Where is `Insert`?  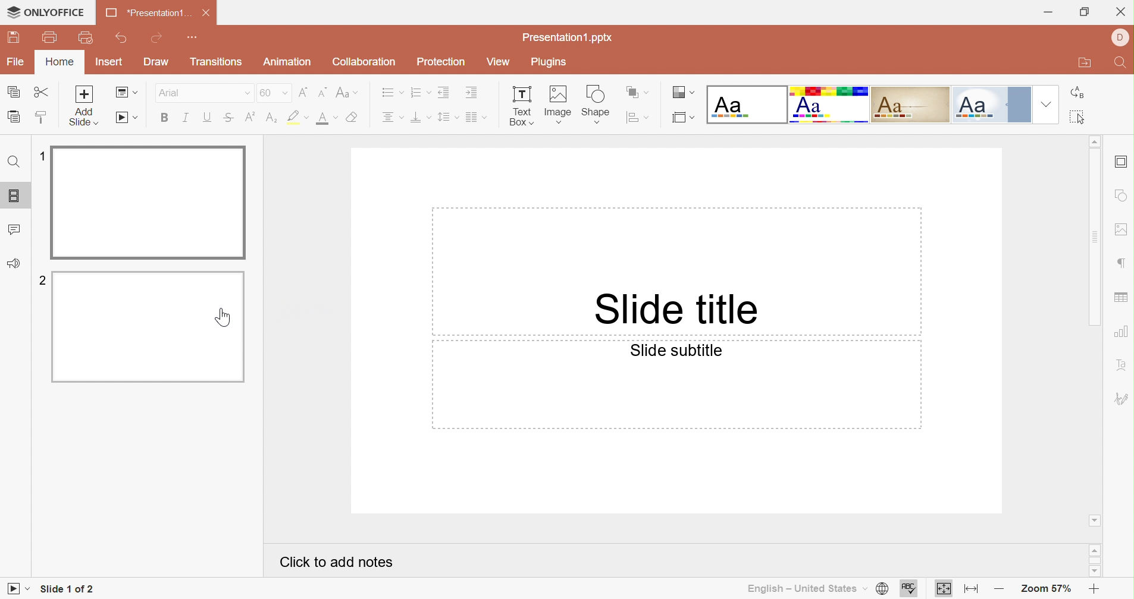 Insert is located at coordinates (106, 62).